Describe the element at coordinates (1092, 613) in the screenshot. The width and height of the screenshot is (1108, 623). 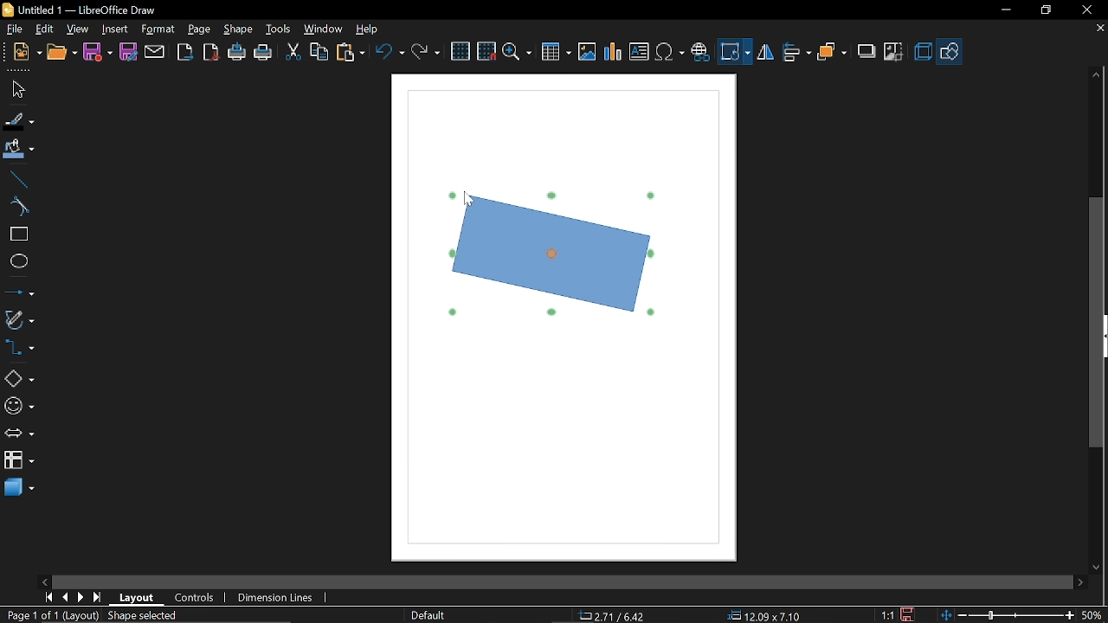
I see `50%` at that location.